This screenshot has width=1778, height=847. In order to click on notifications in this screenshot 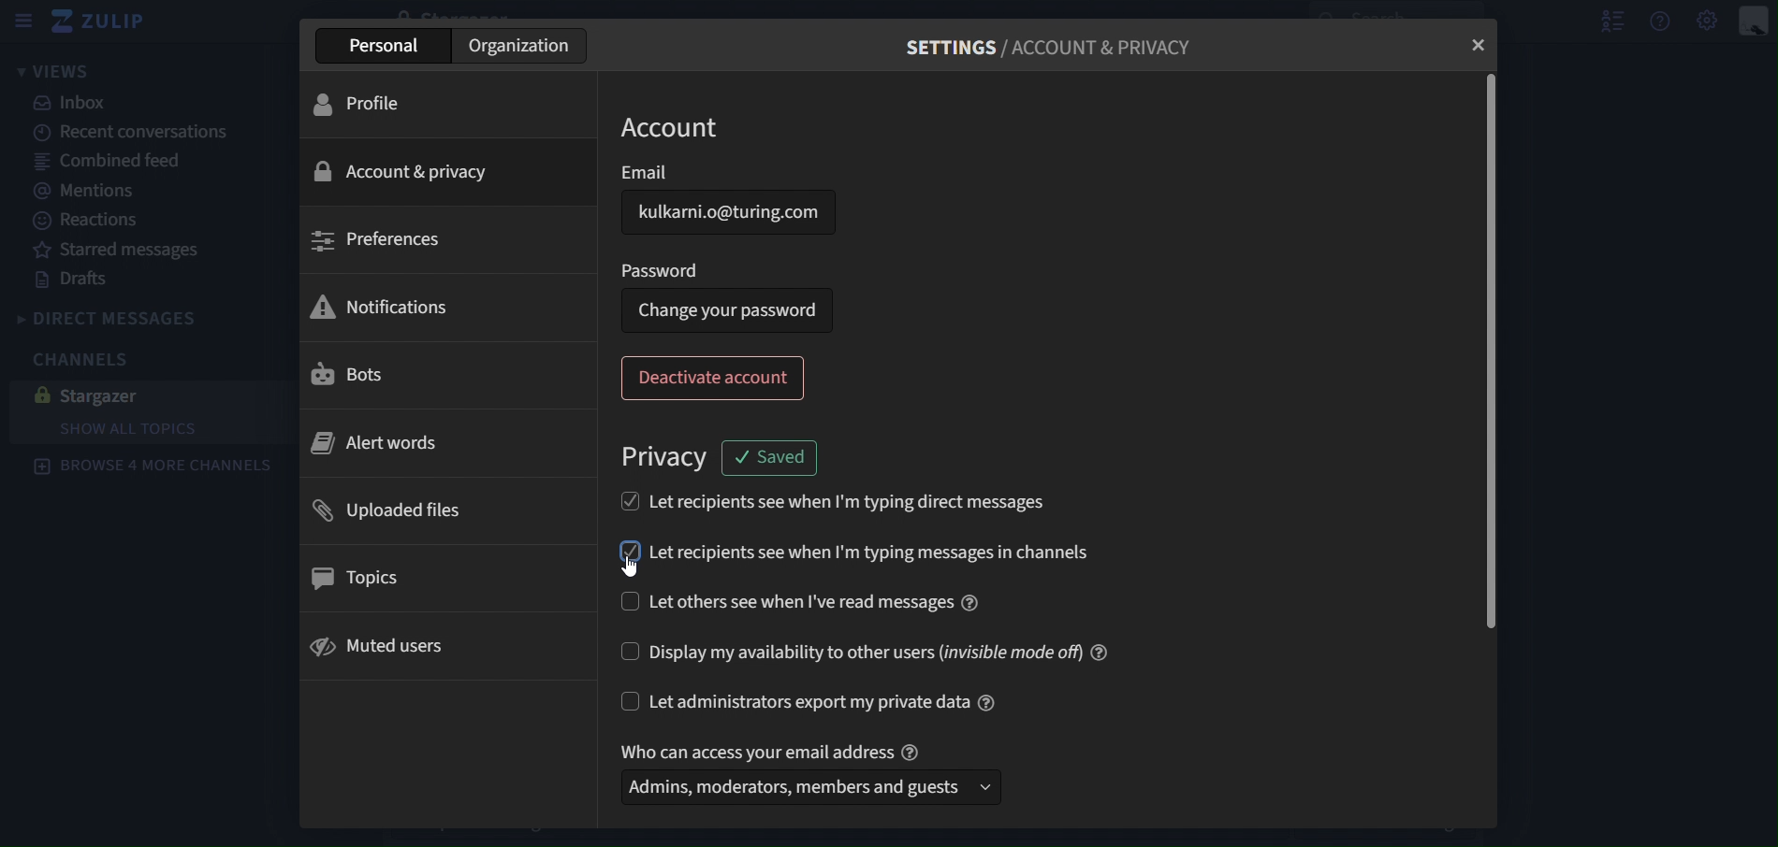, I will do `click(386, 309)`.